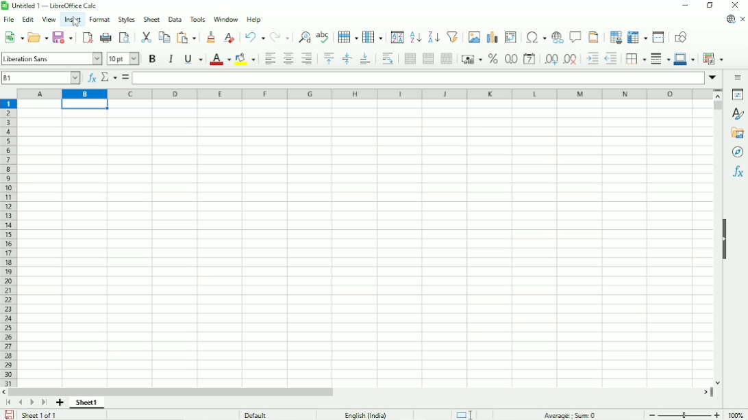 The height and width of the screenshot is (420, 748). I want to click on Navigator, so click(738, 153).